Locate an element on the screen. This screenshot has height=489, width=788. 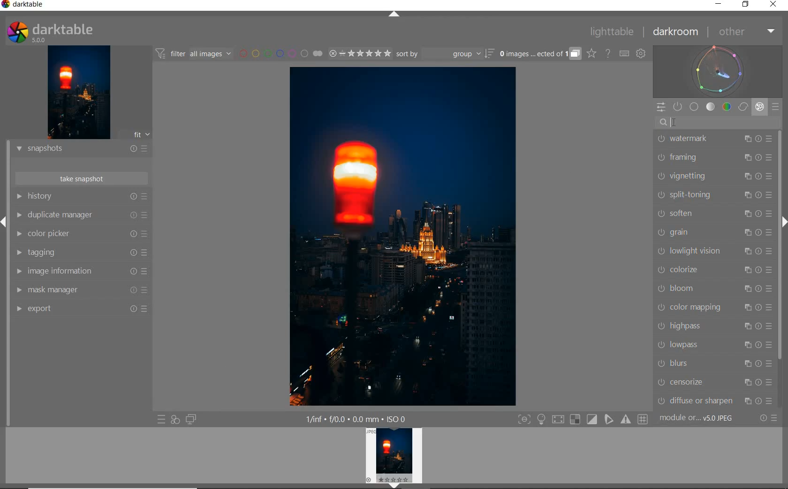
Multiple instance is located at coordinates (743, 363).